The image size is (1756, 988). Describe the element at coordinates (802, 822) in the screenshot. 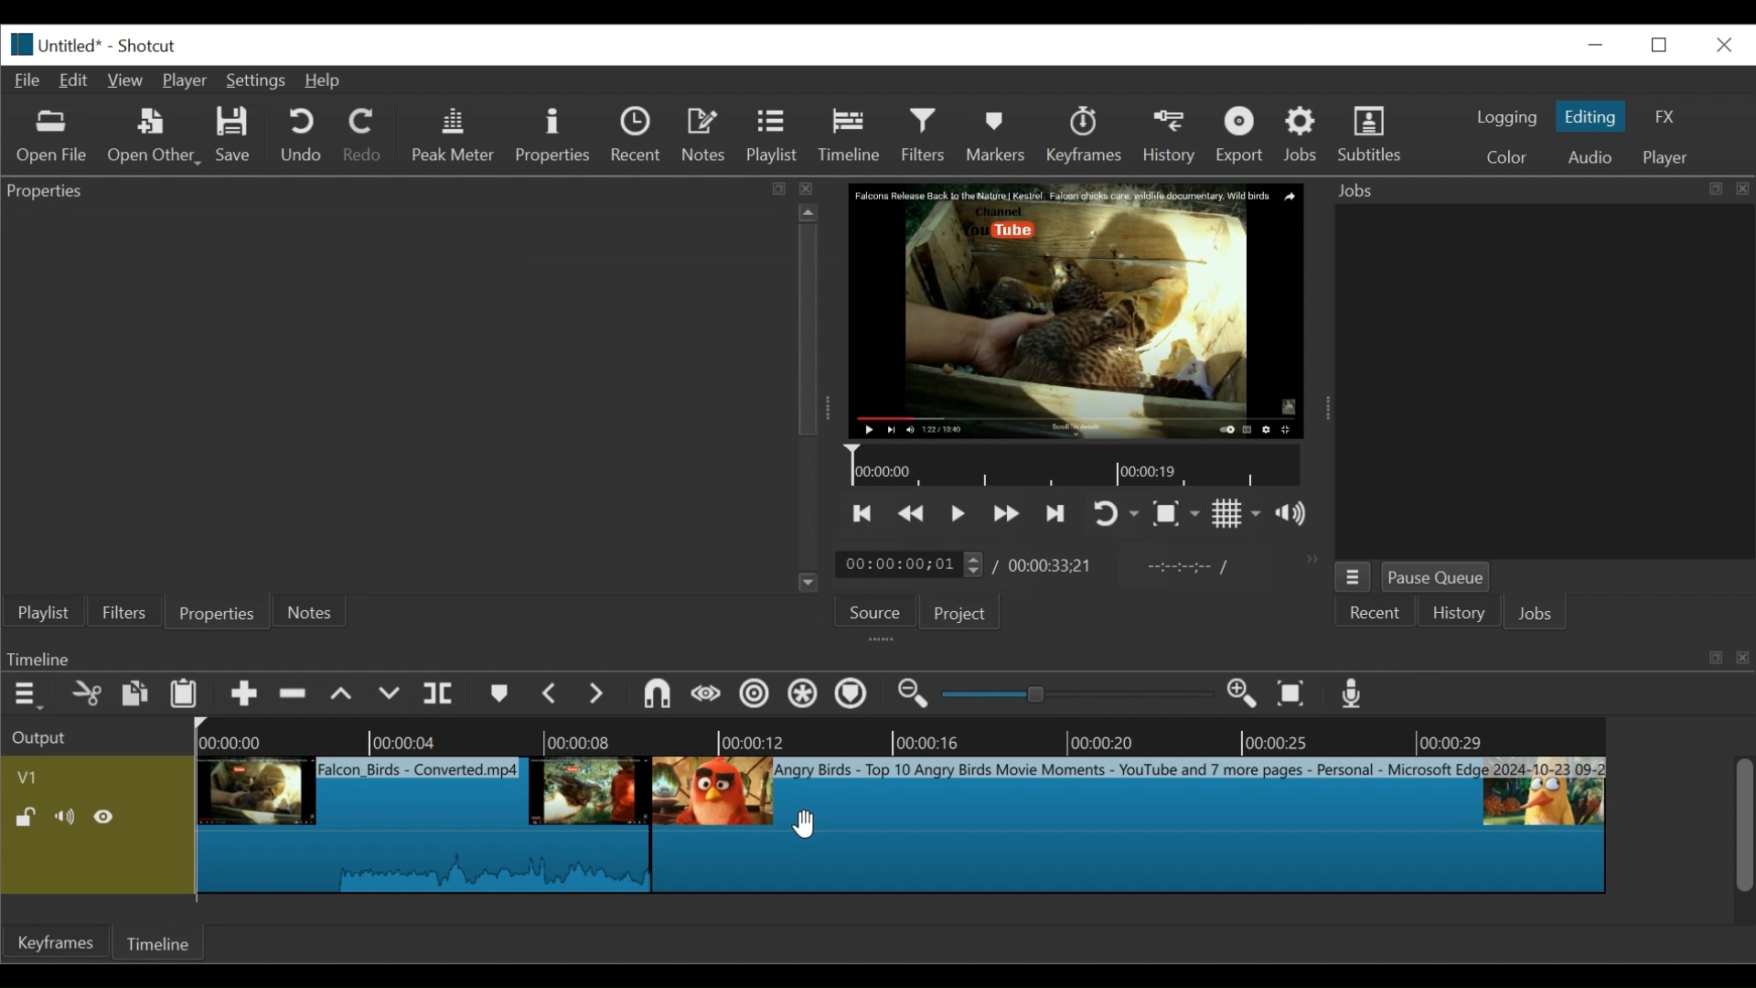

I see `Cursor` at that location.